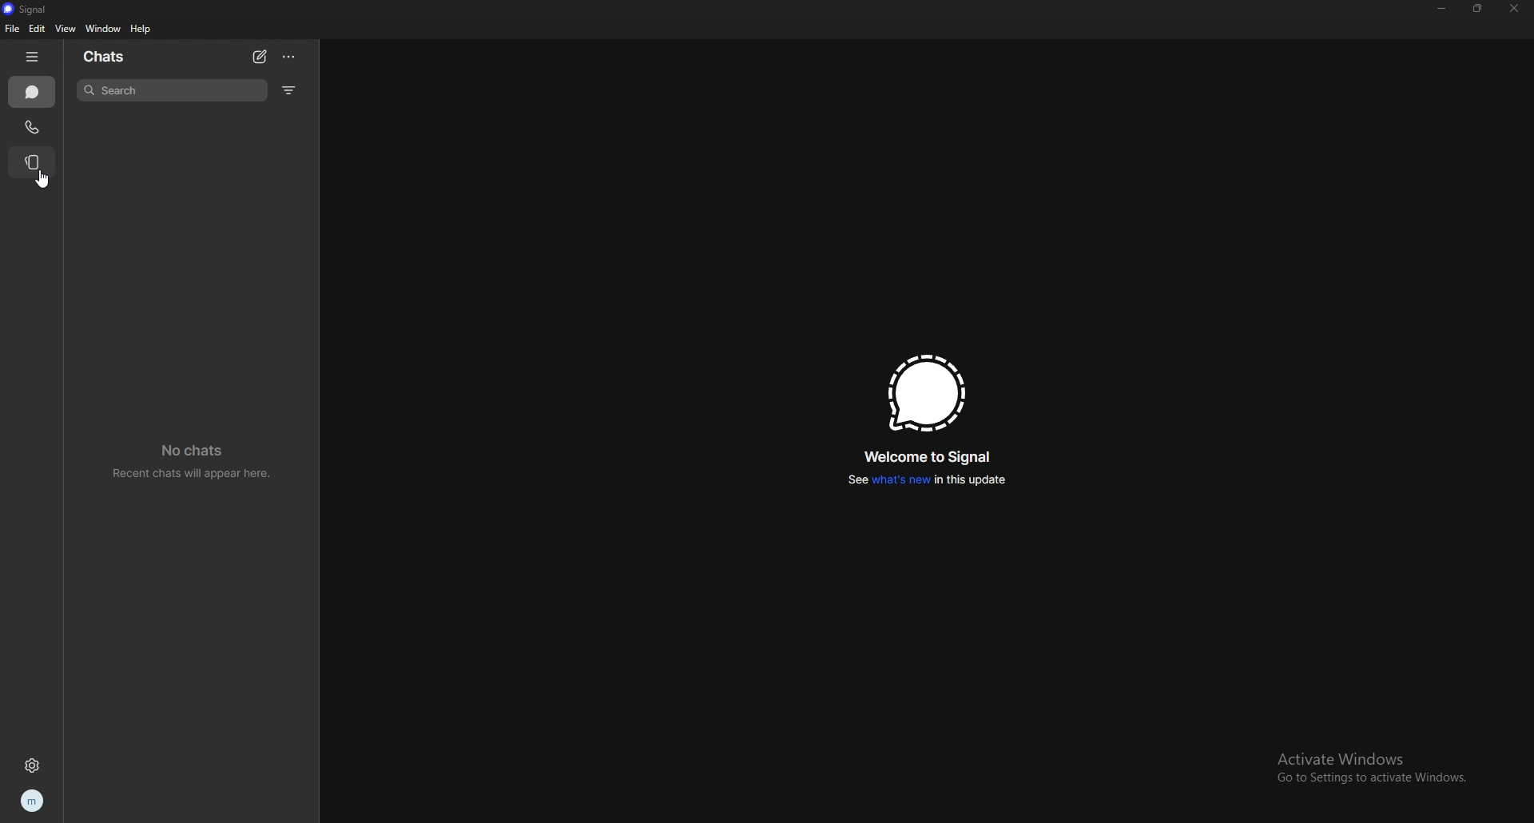  Describe the element at coordinates (12, 29) in the screenshot. I see `file` at that location.